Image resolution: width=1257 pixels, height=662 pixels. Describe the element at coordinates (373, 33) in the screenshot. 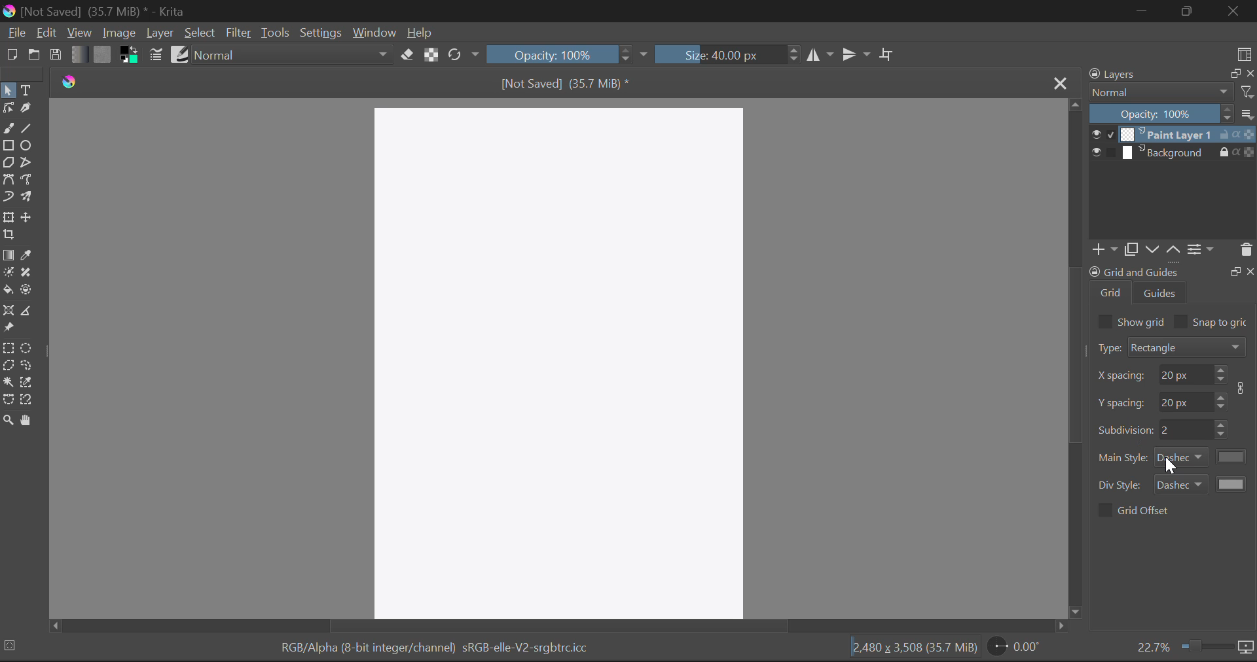

I see `Window` at that location.